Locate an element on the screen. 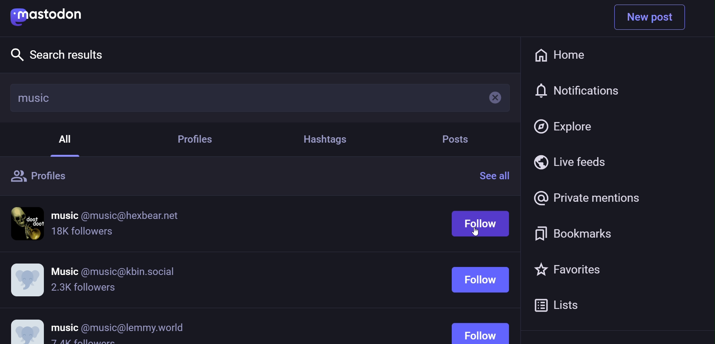   remove text is located at coordinates (490, 99).